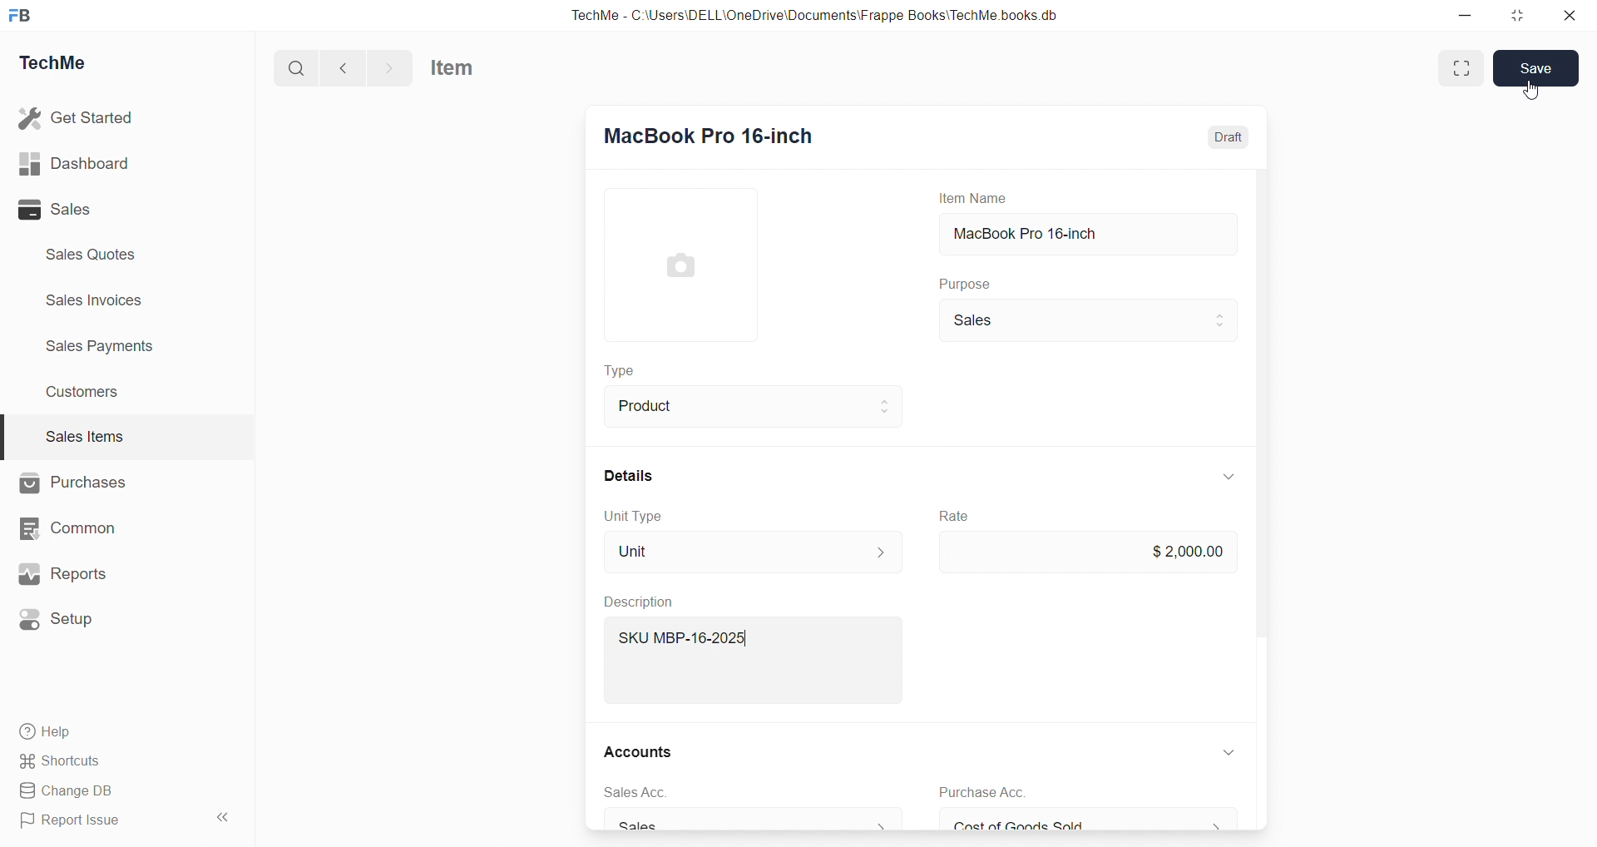 The width and height of the screenshot is (1597, 847). What do you see at coordinates (74, 821) in the screenshot?
I see `Report Issue` at bounding box center [74, 821].